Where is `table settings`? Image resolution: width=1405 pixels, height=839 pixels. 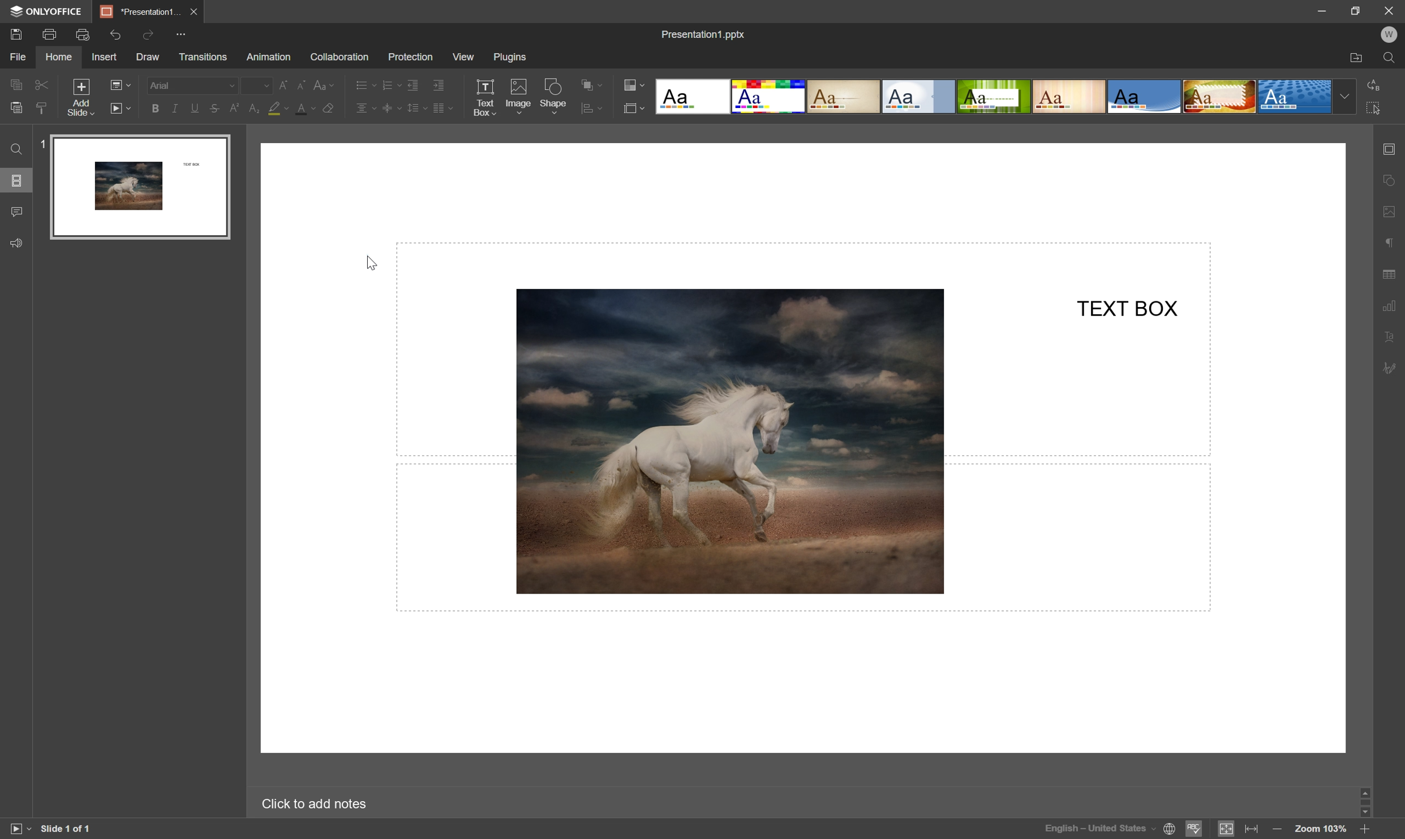
table settings is located at coordinates (1390, 274).